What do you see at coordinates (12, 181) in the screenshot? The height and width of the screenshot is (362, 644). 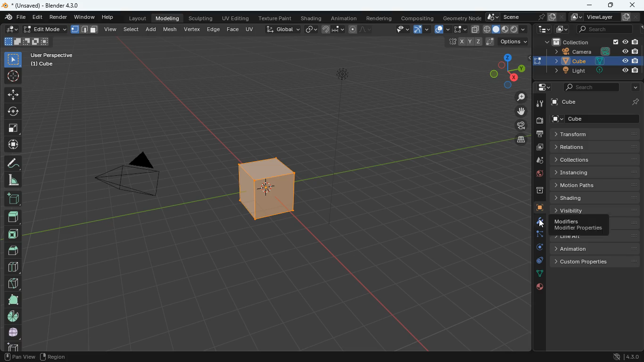 I see `angle` at bounding box center [12, 181].